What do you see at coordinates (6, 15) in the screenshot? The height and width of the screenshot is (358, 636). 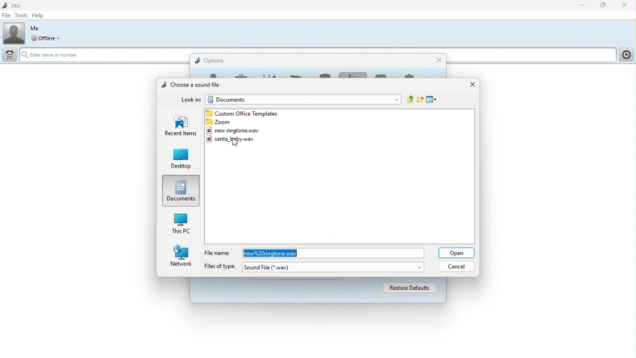 I see `File` at bounding box center [6, 15].